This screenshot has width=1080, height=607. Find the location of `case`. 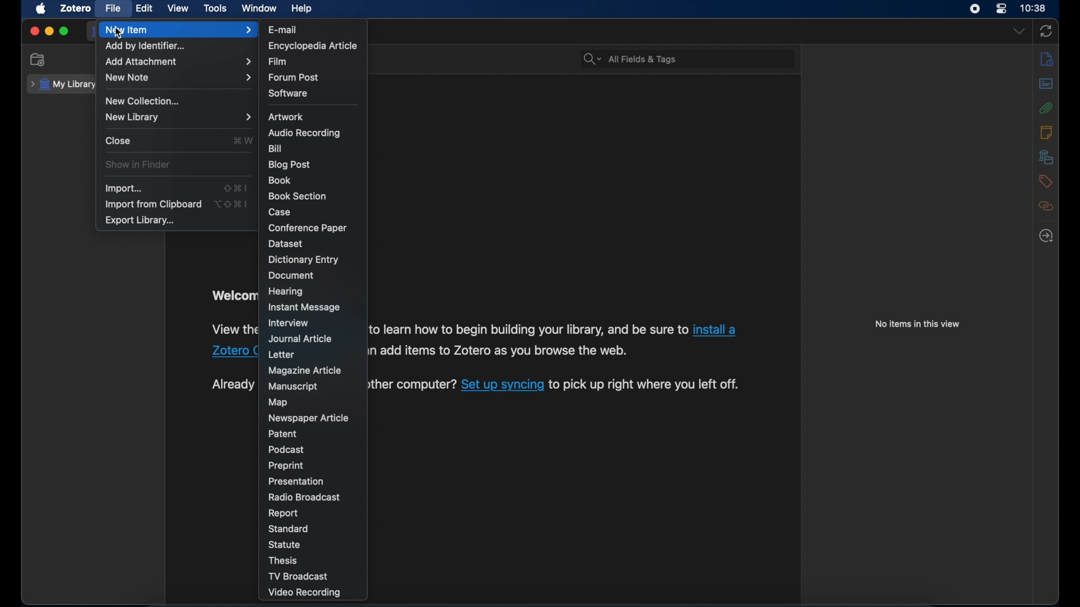

case is located at coordinates (281, 212).